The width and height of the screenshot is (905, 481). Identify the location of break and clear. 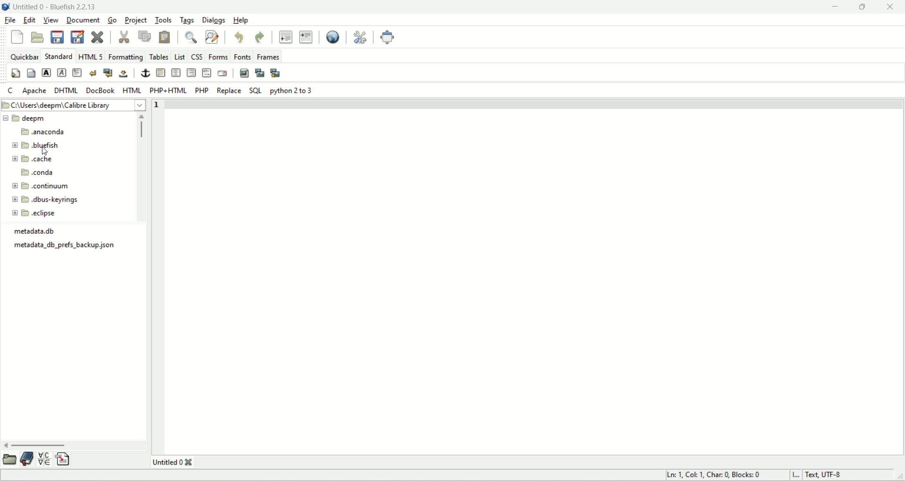
(109, 73).